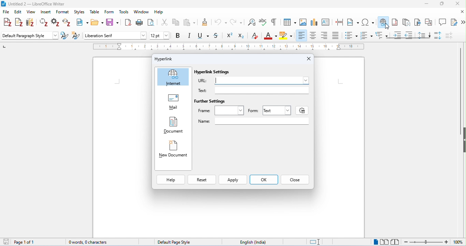 Image resolution: width=466 pixels, height=246 pixels. What do you see at coordinates (204, 179) in the screenshot?
I see `Reset` at bounding box center [204, 179].